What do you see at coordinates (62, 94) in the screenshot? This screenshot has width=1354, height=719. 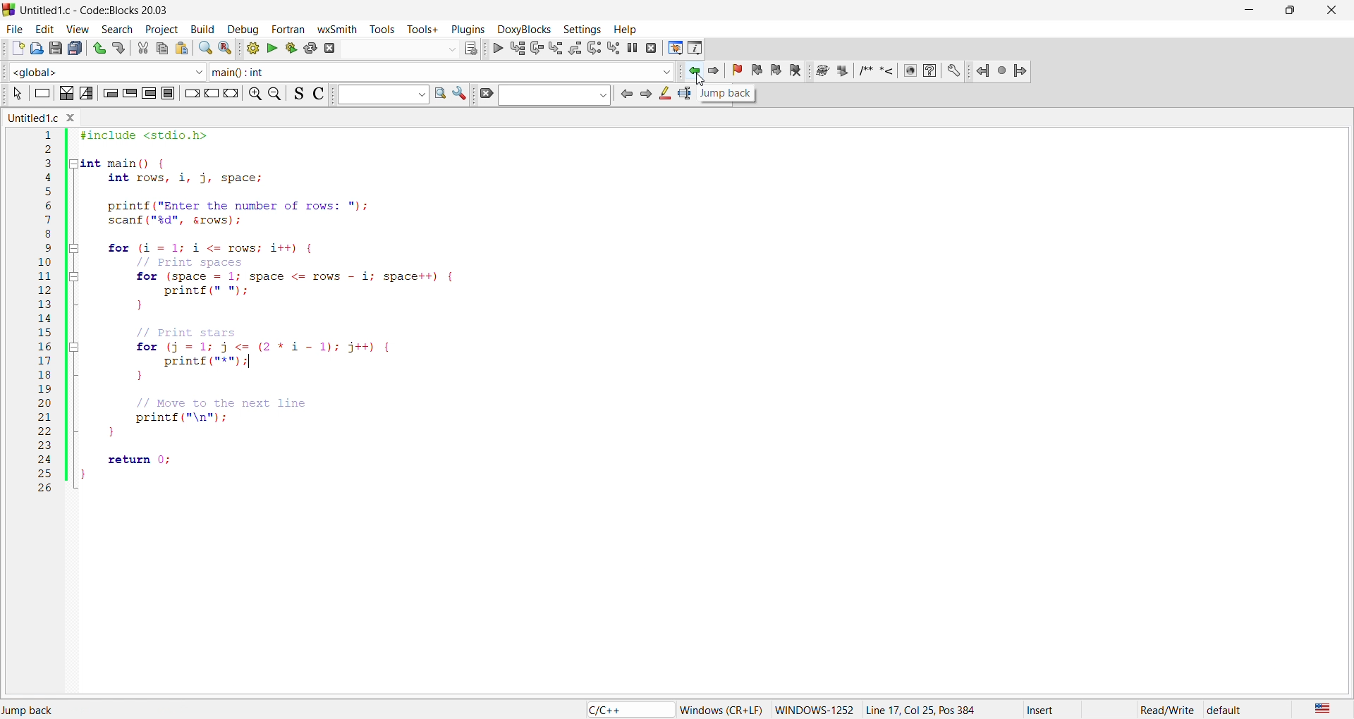 I see `icon` at bounding box center [62, 94].